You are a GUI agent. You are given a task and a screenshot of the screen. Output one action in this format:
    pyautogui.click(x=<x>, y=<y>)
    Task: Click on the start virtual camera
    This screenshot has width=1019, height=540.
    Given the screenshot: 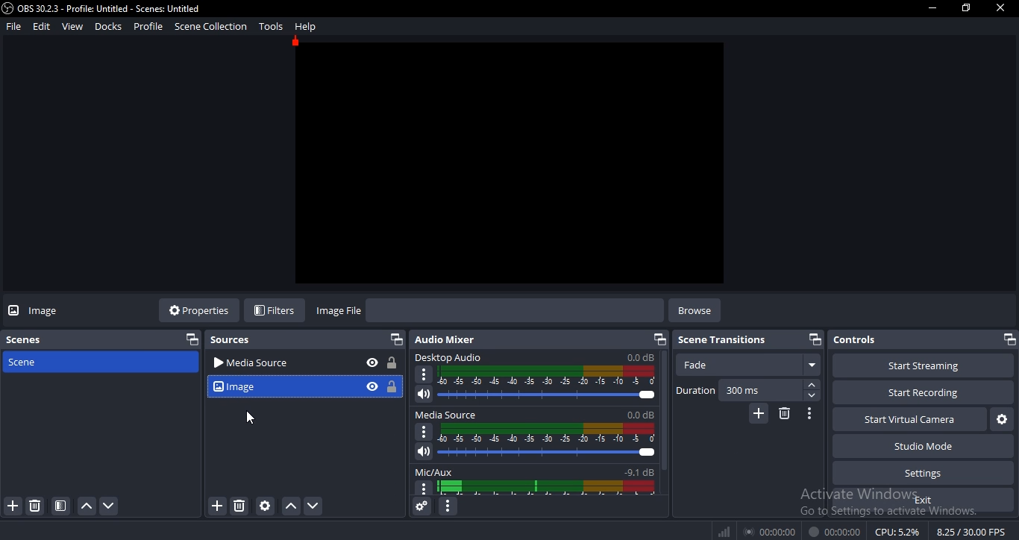 What is the action you would take?
    pyautogui.click(x=906, y=421)
    